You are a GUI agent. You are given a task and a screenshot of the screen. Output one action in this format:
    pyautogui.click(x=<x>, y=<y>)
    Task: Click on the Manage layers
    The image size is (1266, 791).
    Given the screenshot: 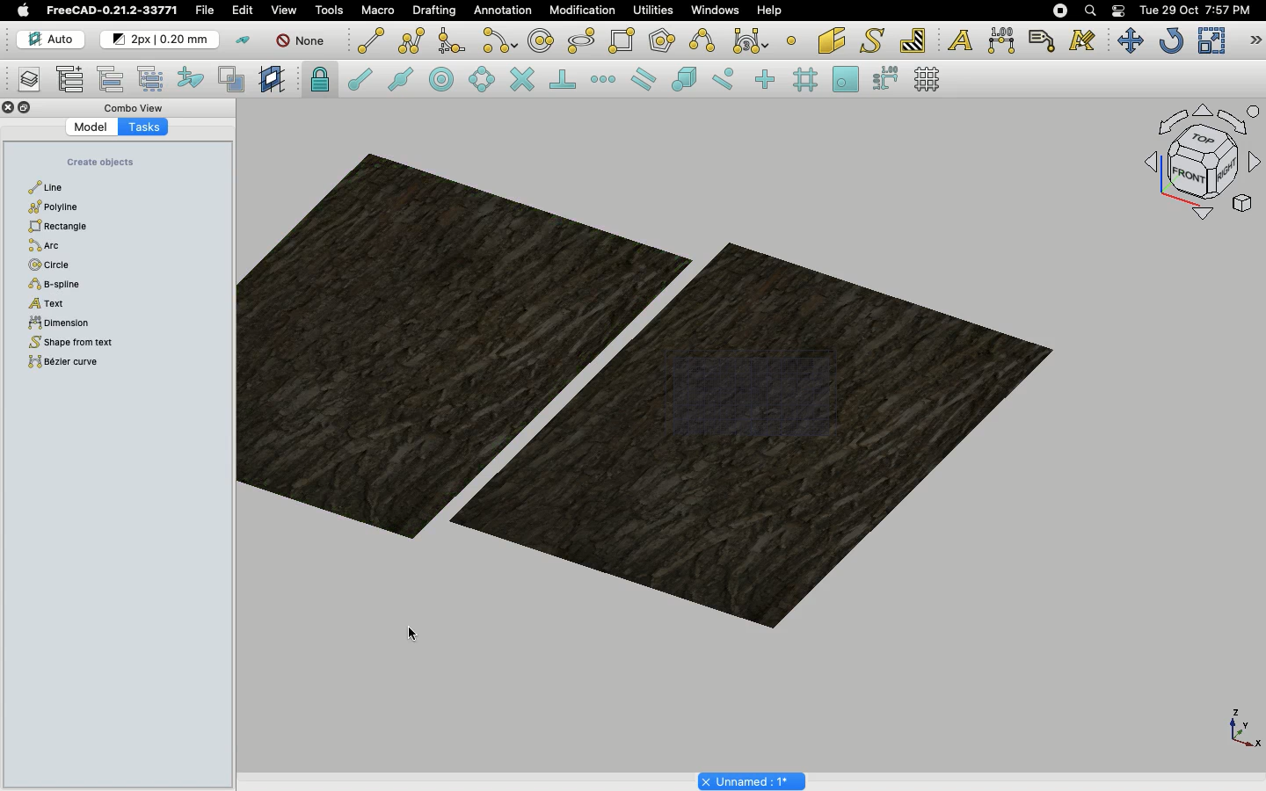 What is the action you would take?
    pyautogui.click(x=23, y=81)
    